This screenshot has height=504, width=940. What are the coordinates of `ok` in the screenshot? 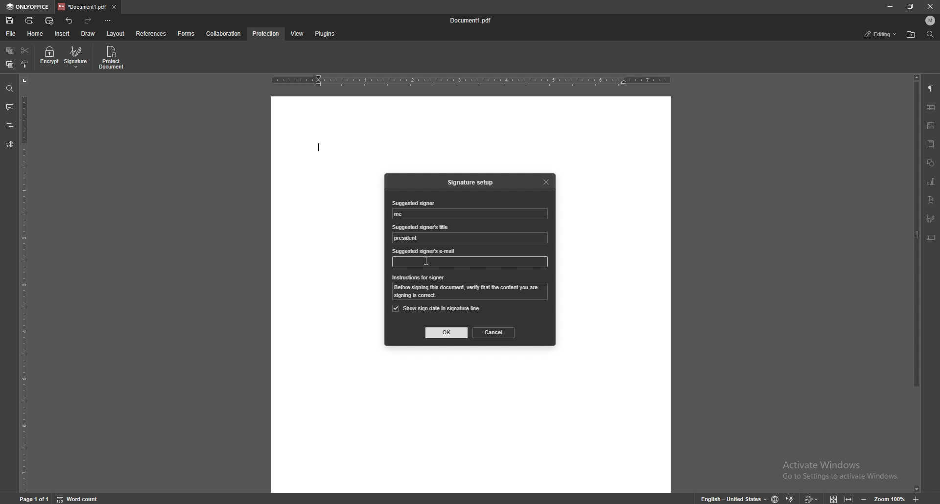 It's located at (447, 333).